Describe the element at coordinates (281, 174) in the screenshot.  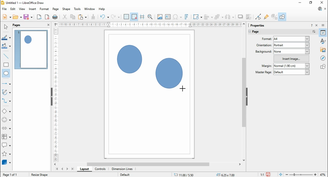
I see `fir page to current window` at that location.